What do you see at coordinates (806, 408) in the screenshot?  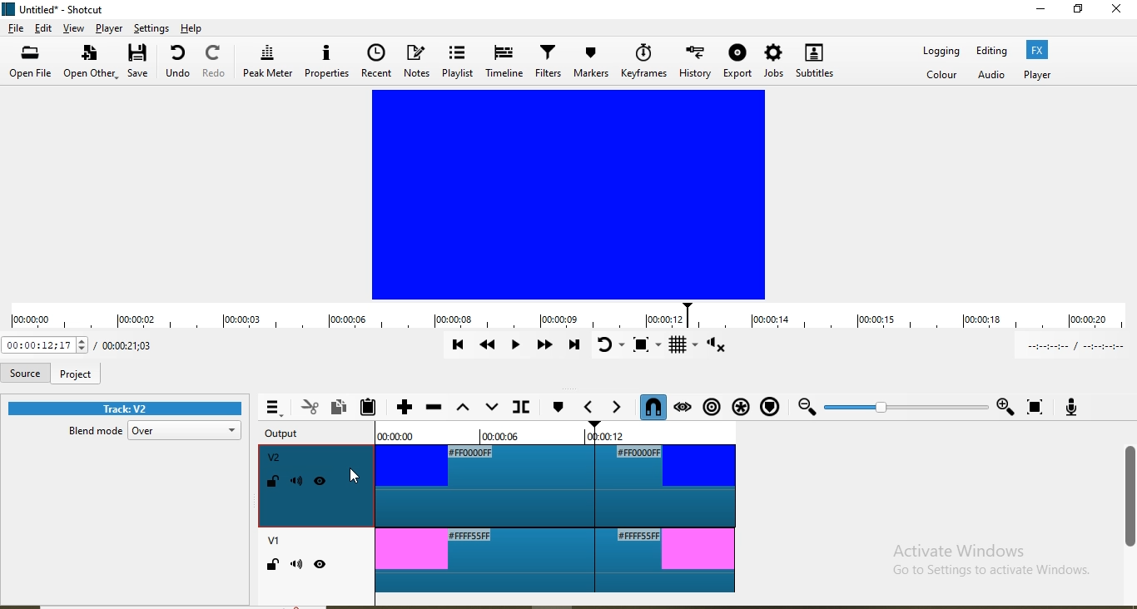 I see `Zoom out` at bounding box center [806, 408].